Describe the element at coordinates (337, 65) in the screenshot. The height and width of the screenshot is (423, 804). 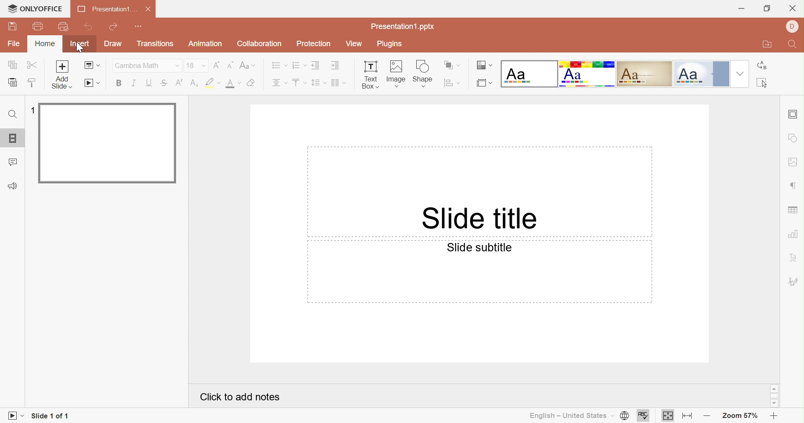
I see `Increase Indent` at that location.